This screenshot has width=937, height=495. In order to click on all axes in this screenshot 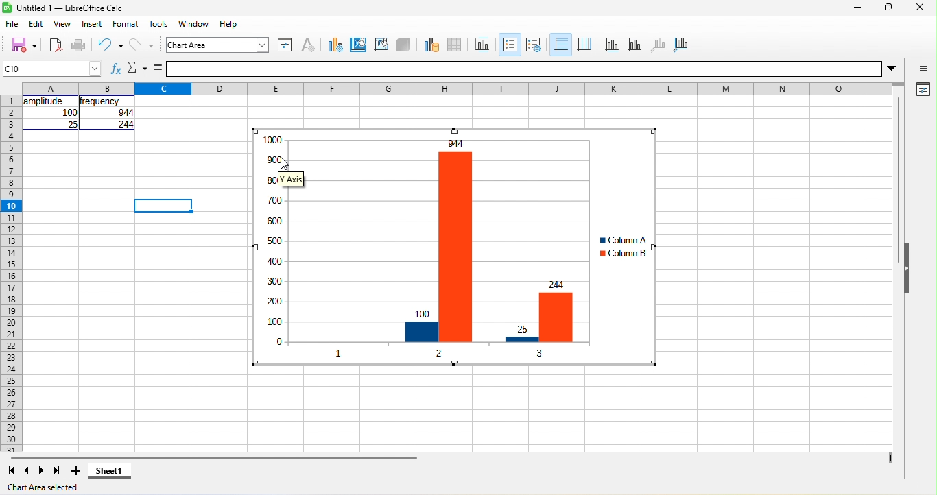, I will do `click(681, 43)`.